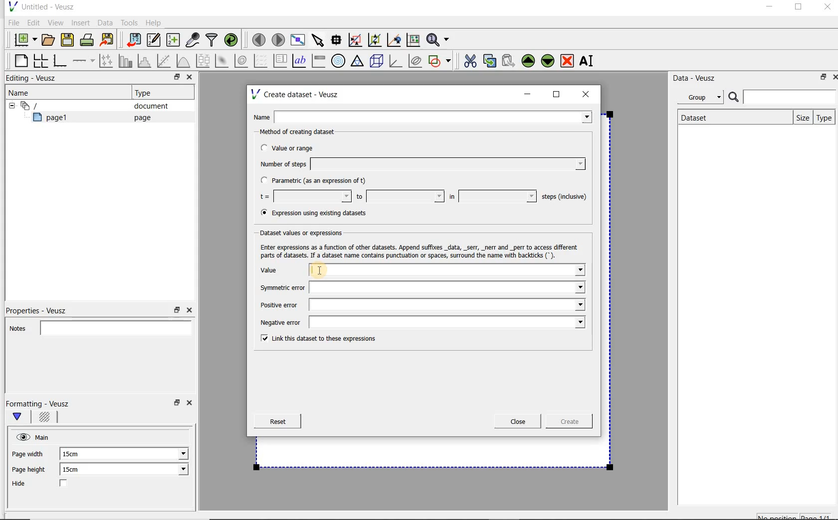 This screenshot has height=520, width=838. What do you see at coordinates (419, 164) in the screenshot?
I see `Number of steps` at bounding box center [419, 164].